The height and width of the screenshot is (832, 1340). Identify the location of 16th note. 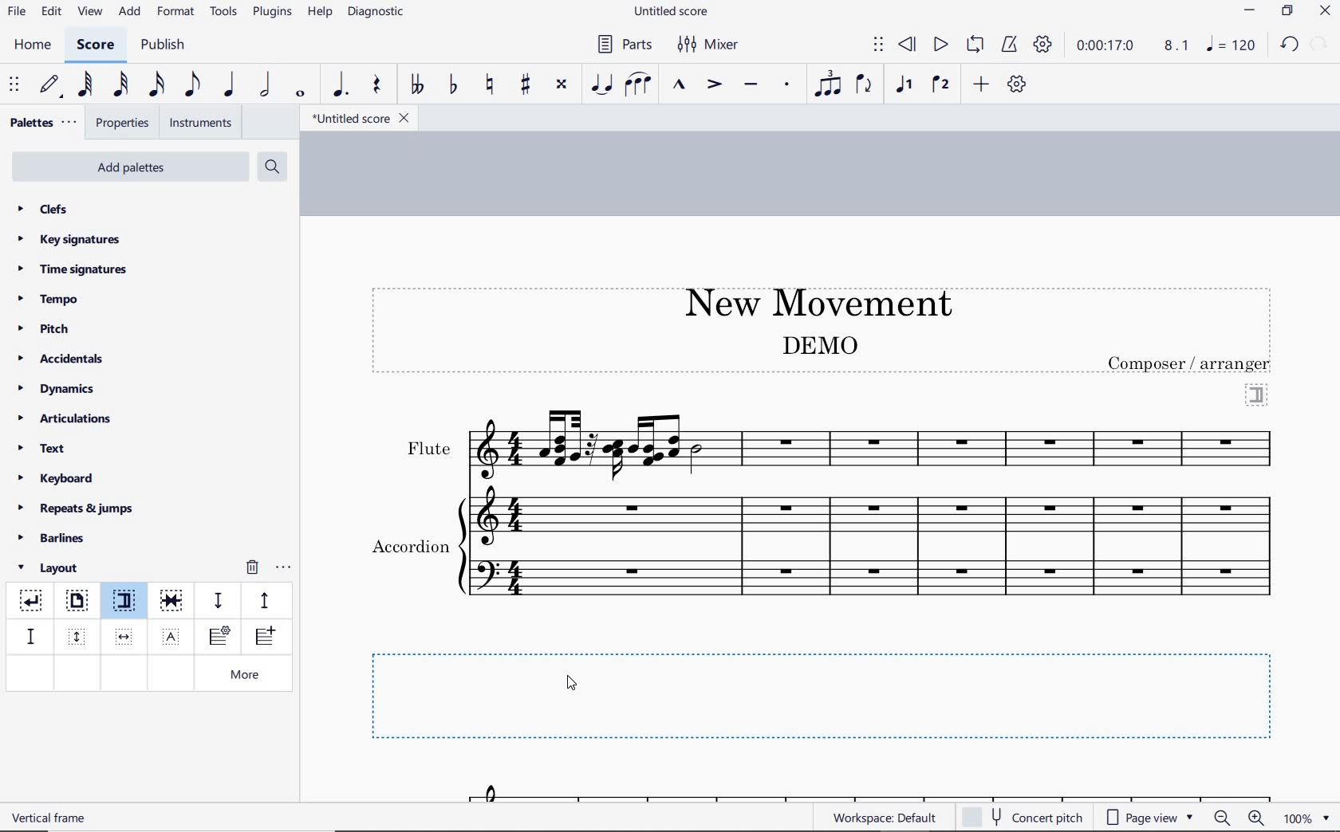
(157, 85).